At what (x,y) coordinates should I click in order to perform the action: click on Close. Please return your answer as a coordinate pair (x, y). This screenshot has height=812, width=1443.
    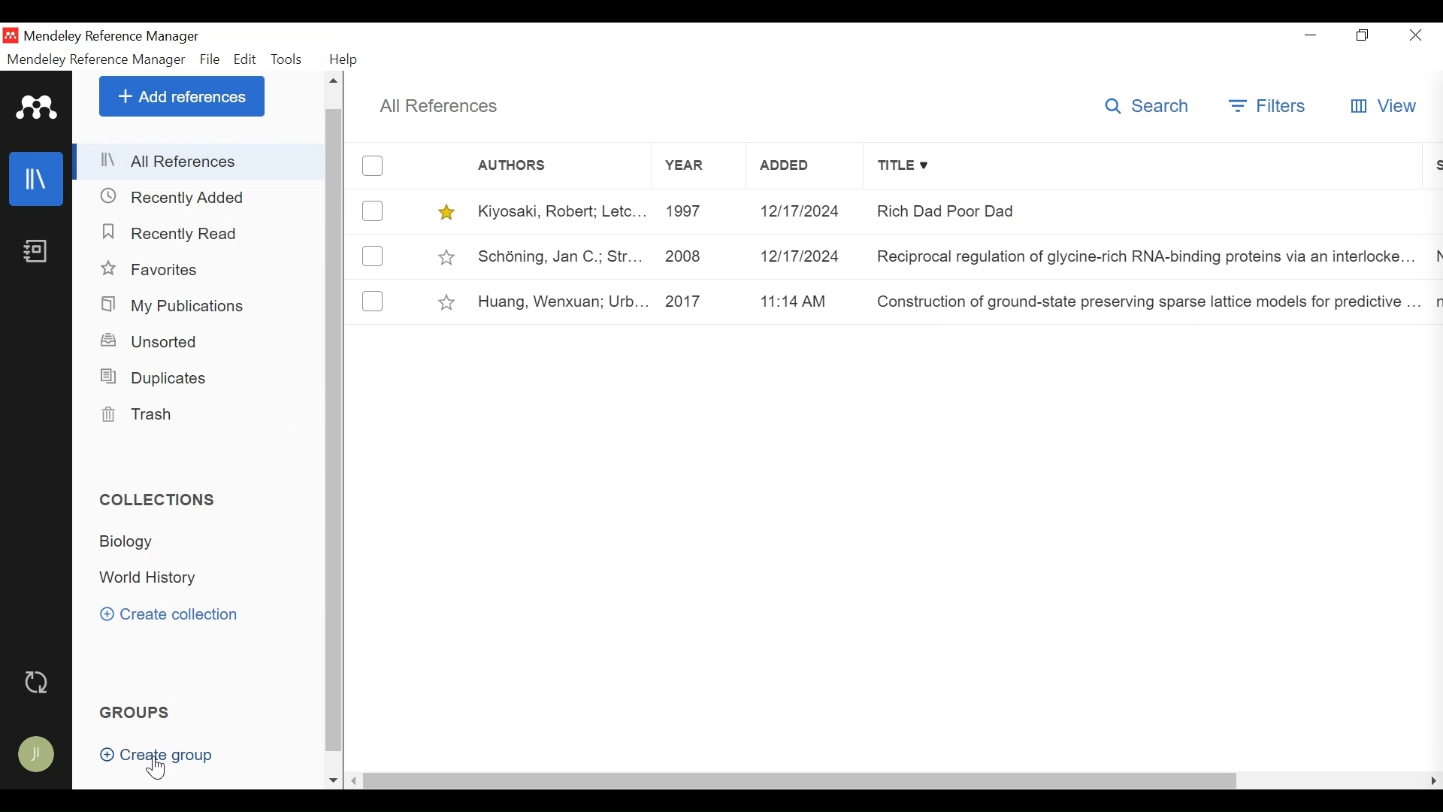
    Looking at the image, I should click on (1417, 35).